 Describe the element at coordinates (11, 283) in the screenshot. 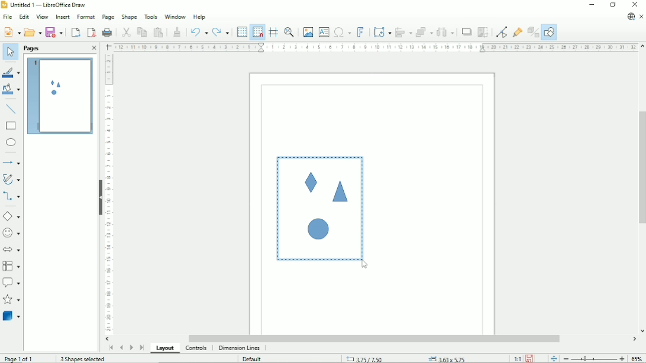

I see `Callout` at that location.